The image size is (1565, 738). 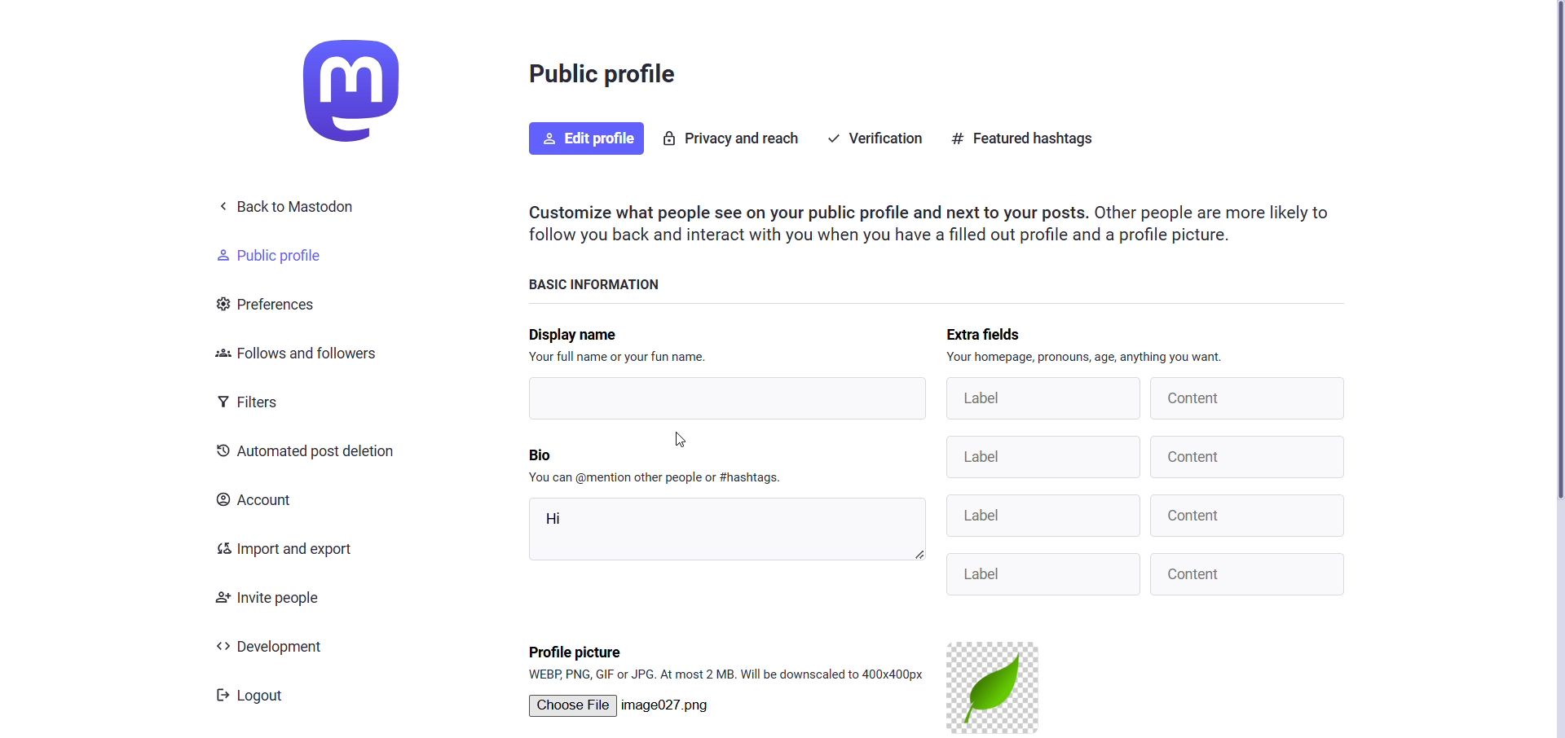 I want to click on automated post decision, so click(x=308, y=450).